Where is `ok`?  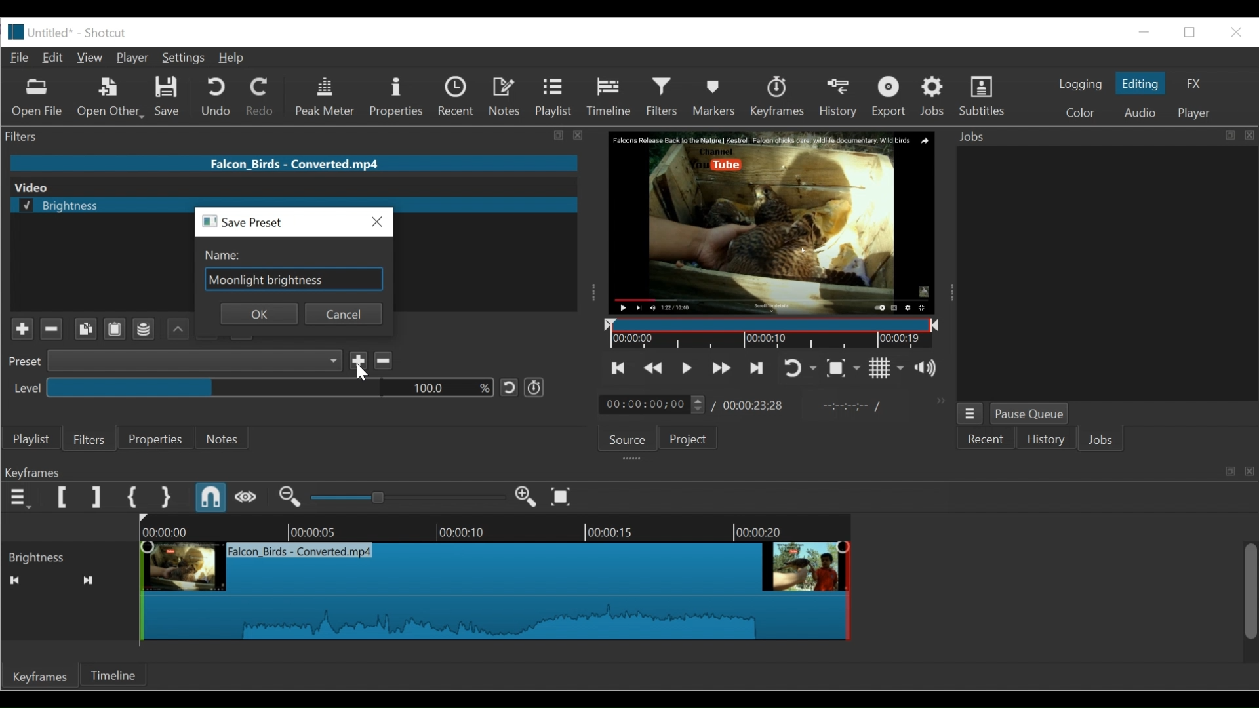 ok is located at coordinates (258, 314).